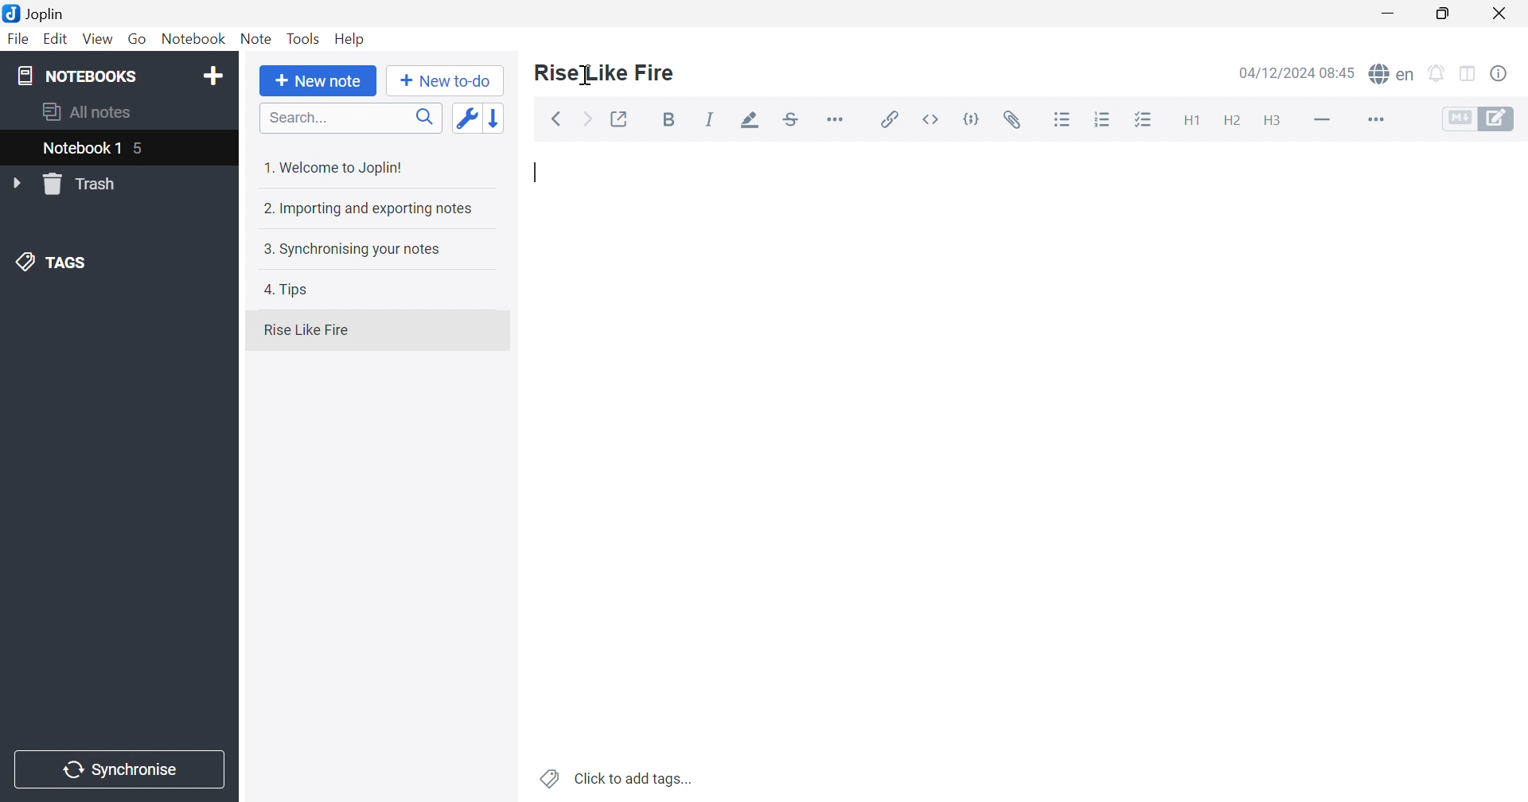  I want to click on 1. Welcome to Joplin!, so click(341, 165).